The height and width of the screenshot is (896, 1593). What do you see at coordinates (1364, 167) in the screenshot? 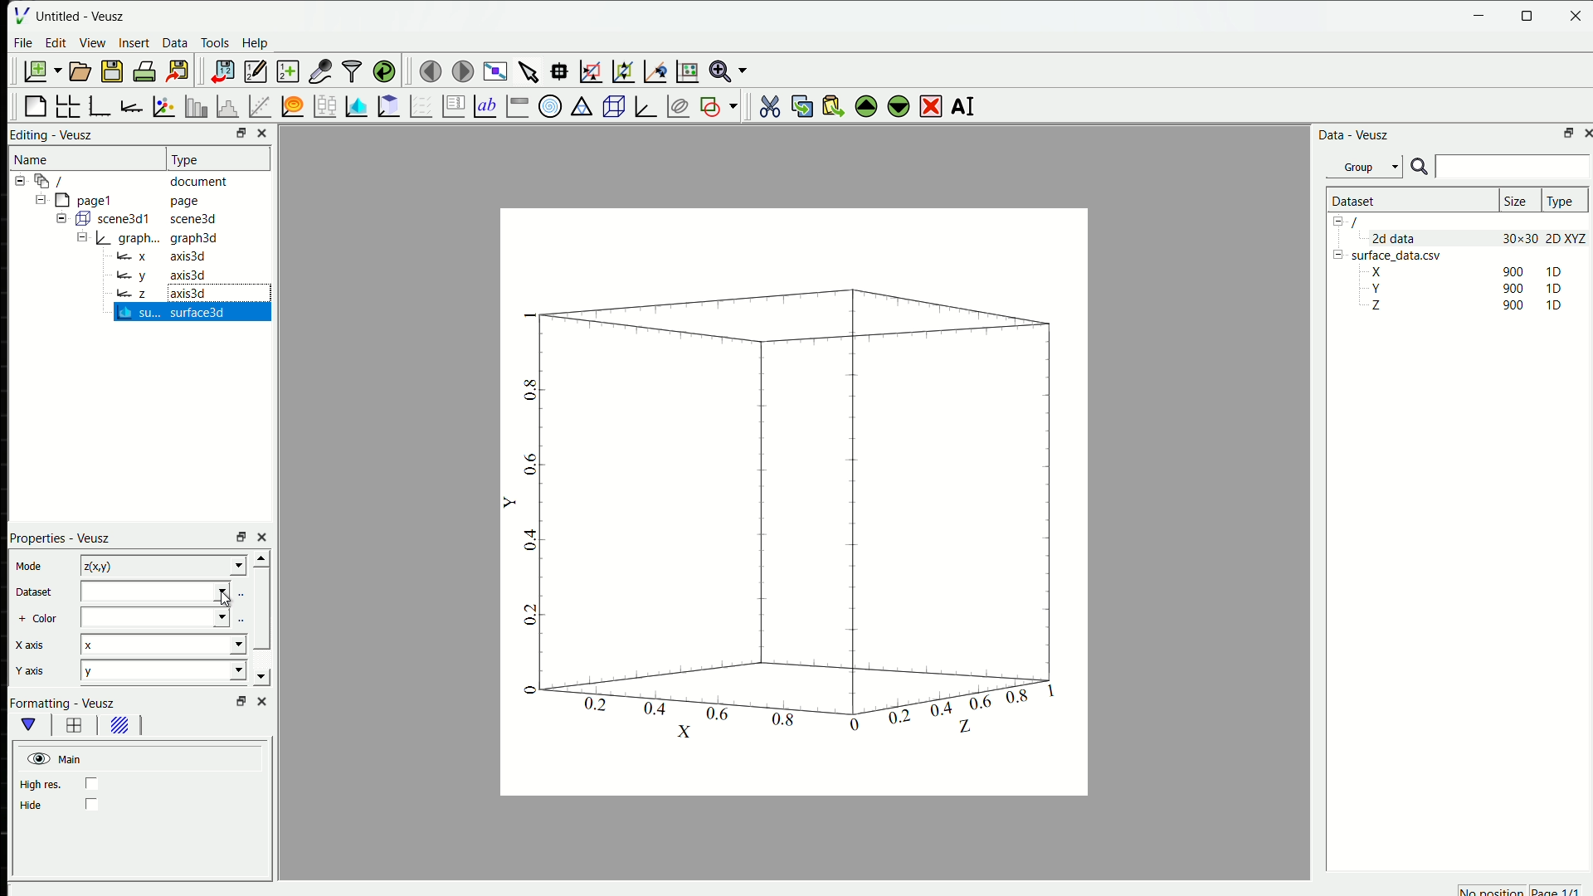
I see `Group` at bounding box center [1364, 167].